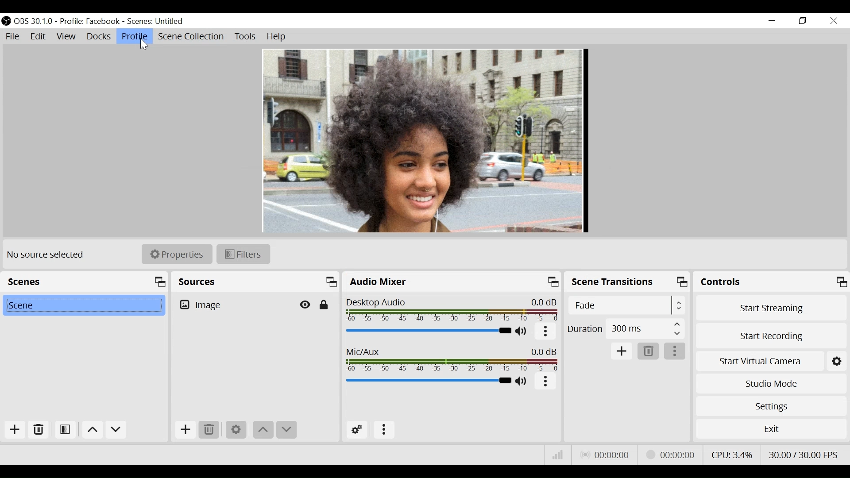 This screenshot has height=478, width=850. What do you see at coordinates (769, 385) in the screenshot?
I see `Studio Mode` at bounding box center [769, 385].